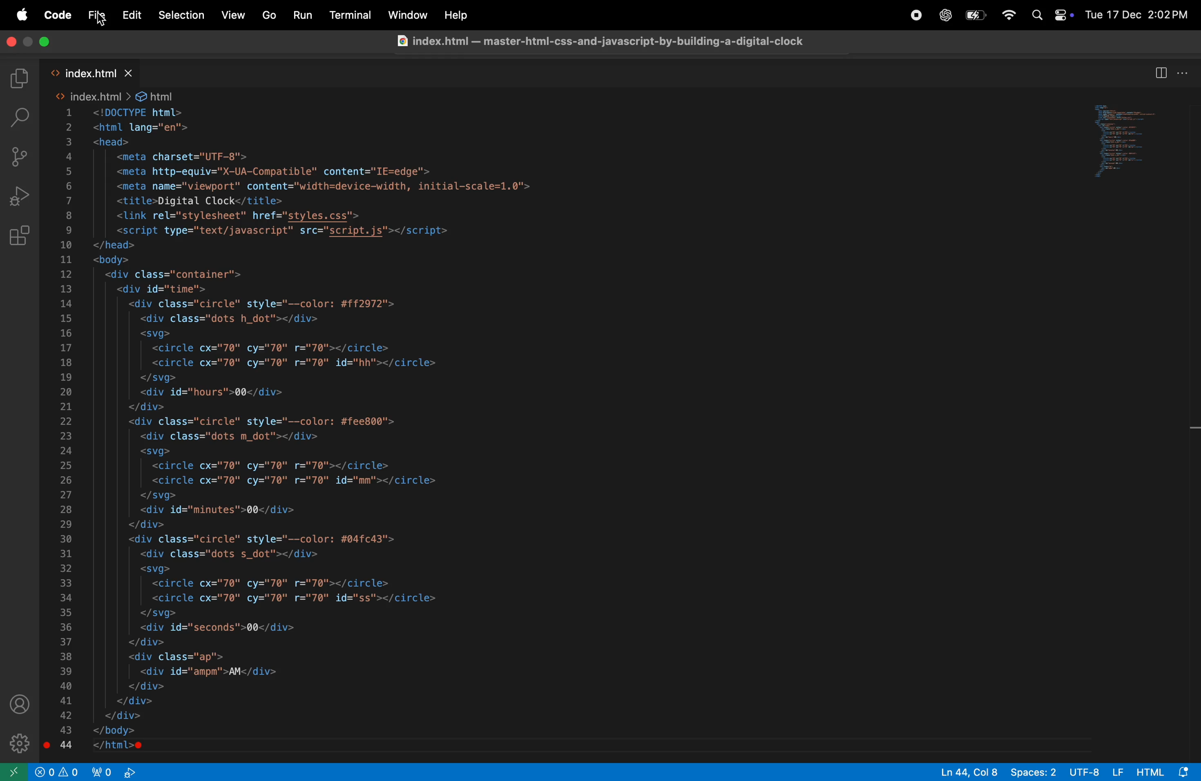 This screenshot has width=1201, height=781. Describe the element at coordinates (21, 157) in the screenshot. I see `source control` at that location.